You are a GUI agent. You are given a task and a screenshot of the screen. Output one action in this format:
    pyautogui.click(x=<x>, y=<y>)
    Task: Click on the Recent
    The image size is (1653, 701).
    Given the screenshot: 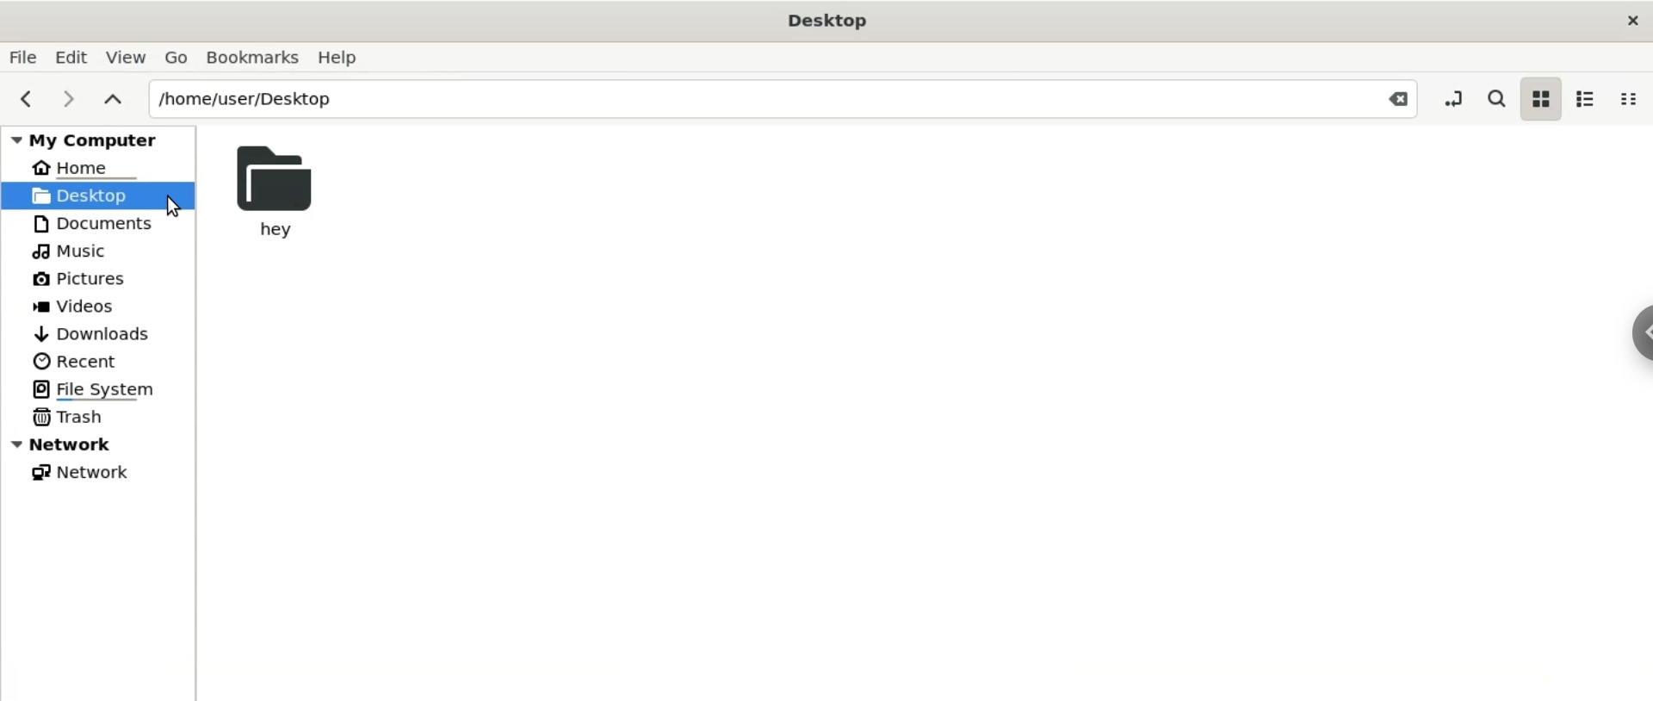 What is the action you would take?
    pyautogui.click(x=81, y=361)
    